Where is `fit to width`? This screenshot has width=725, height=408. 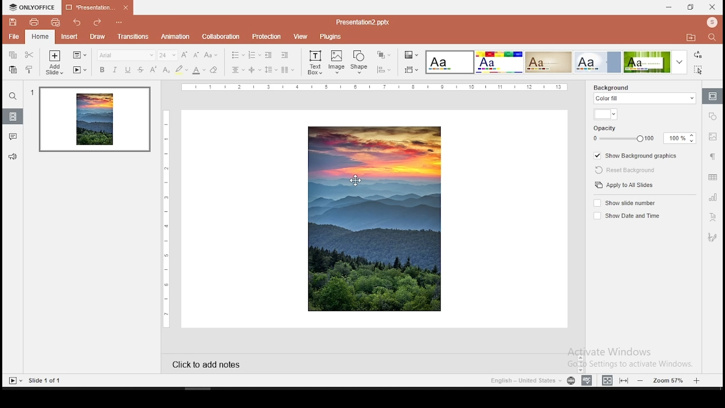
fit to width is located at coordinates (606, 380).